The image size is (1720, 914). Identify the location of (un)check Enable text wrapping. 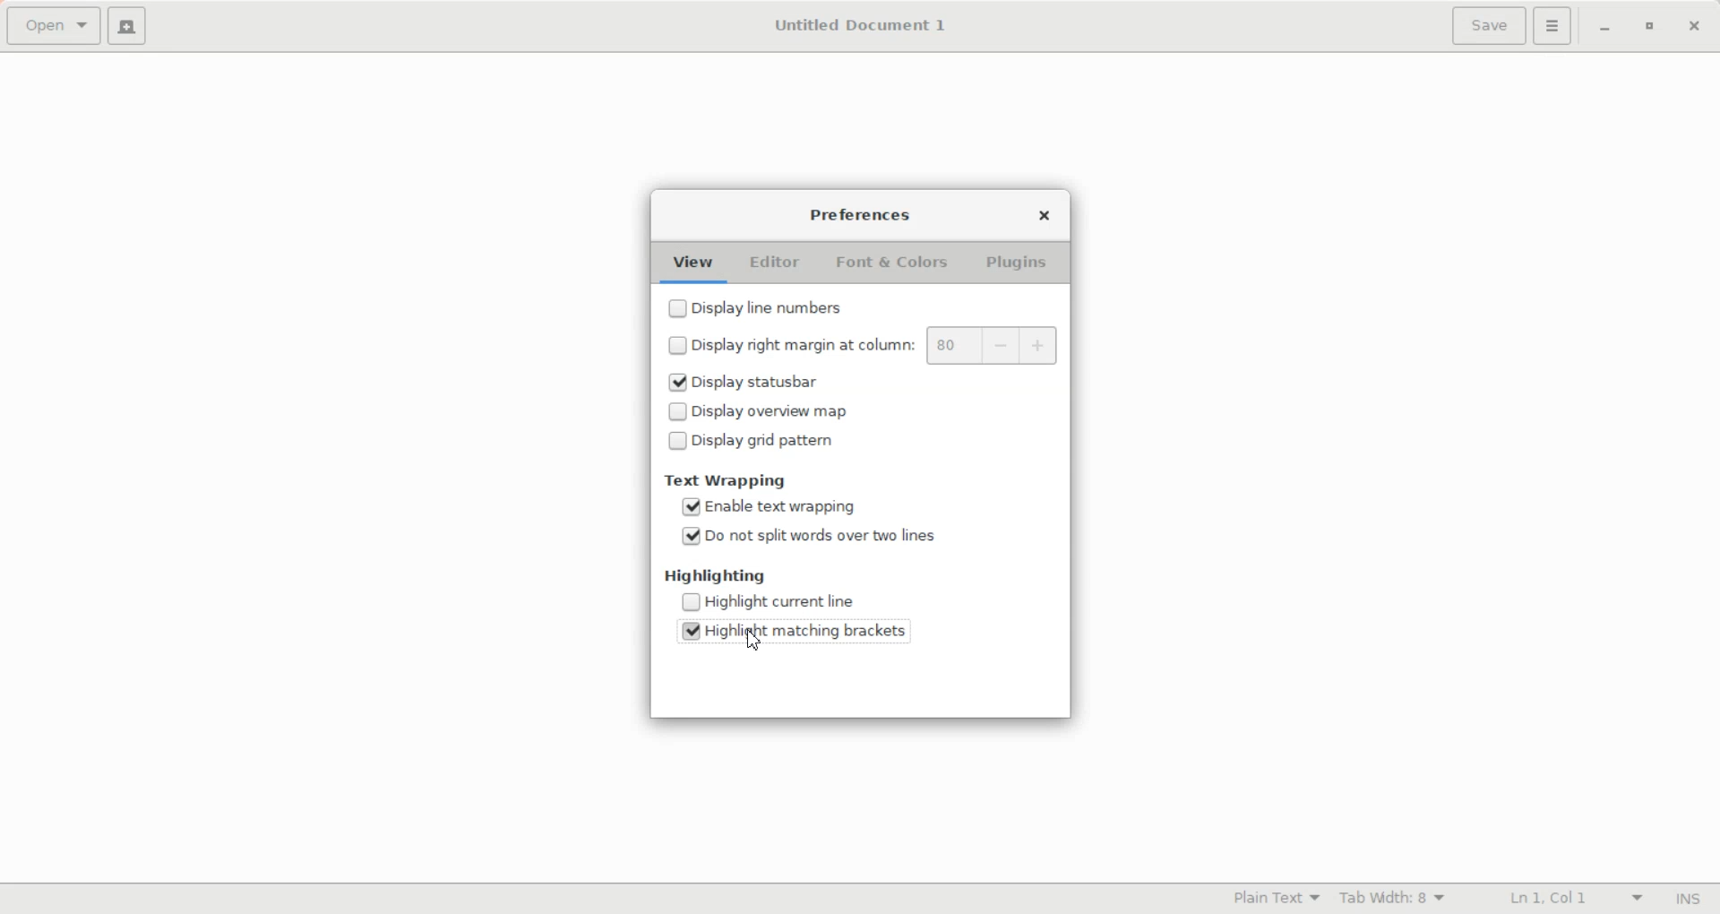
(803, 505).